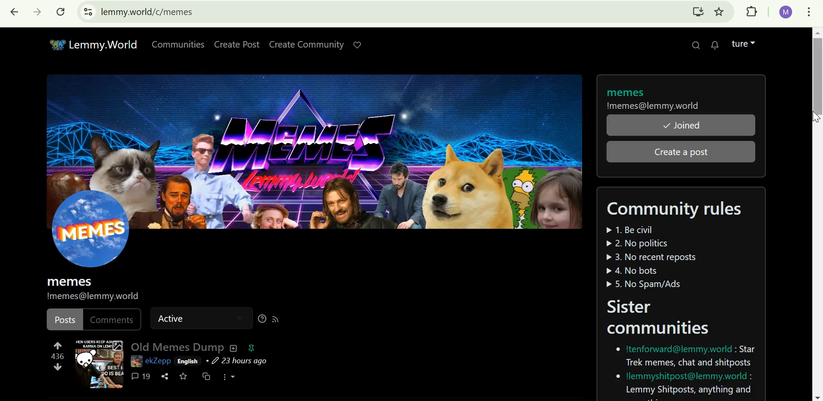 The height and width of the screenshot is (401, 823). What do you see at coordinates (277, 319) in the screenshot?
I see `RSS` at bounding box center [277, 319].